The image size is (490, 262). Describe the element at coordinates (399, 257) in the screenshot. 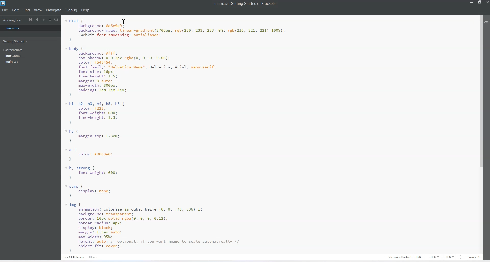

I see `Extensions Disabled` at that location.